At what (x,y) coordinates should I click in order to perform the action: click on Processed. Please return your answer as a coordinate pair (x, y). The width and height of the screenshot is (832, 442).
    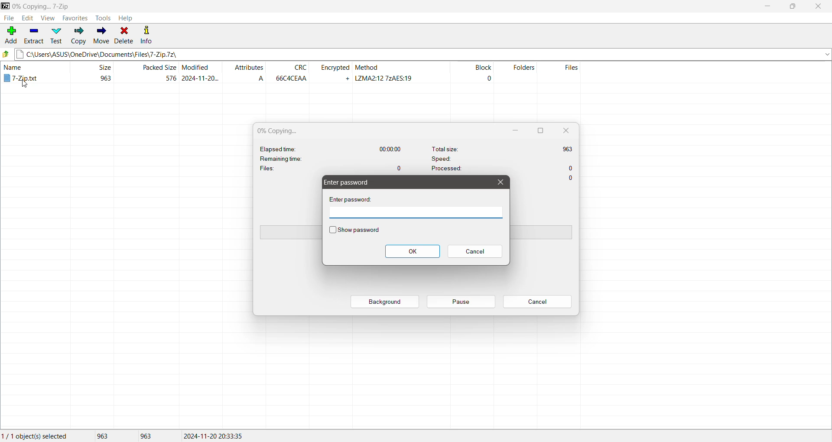
    Looking at the image, I should click on (503, 170).